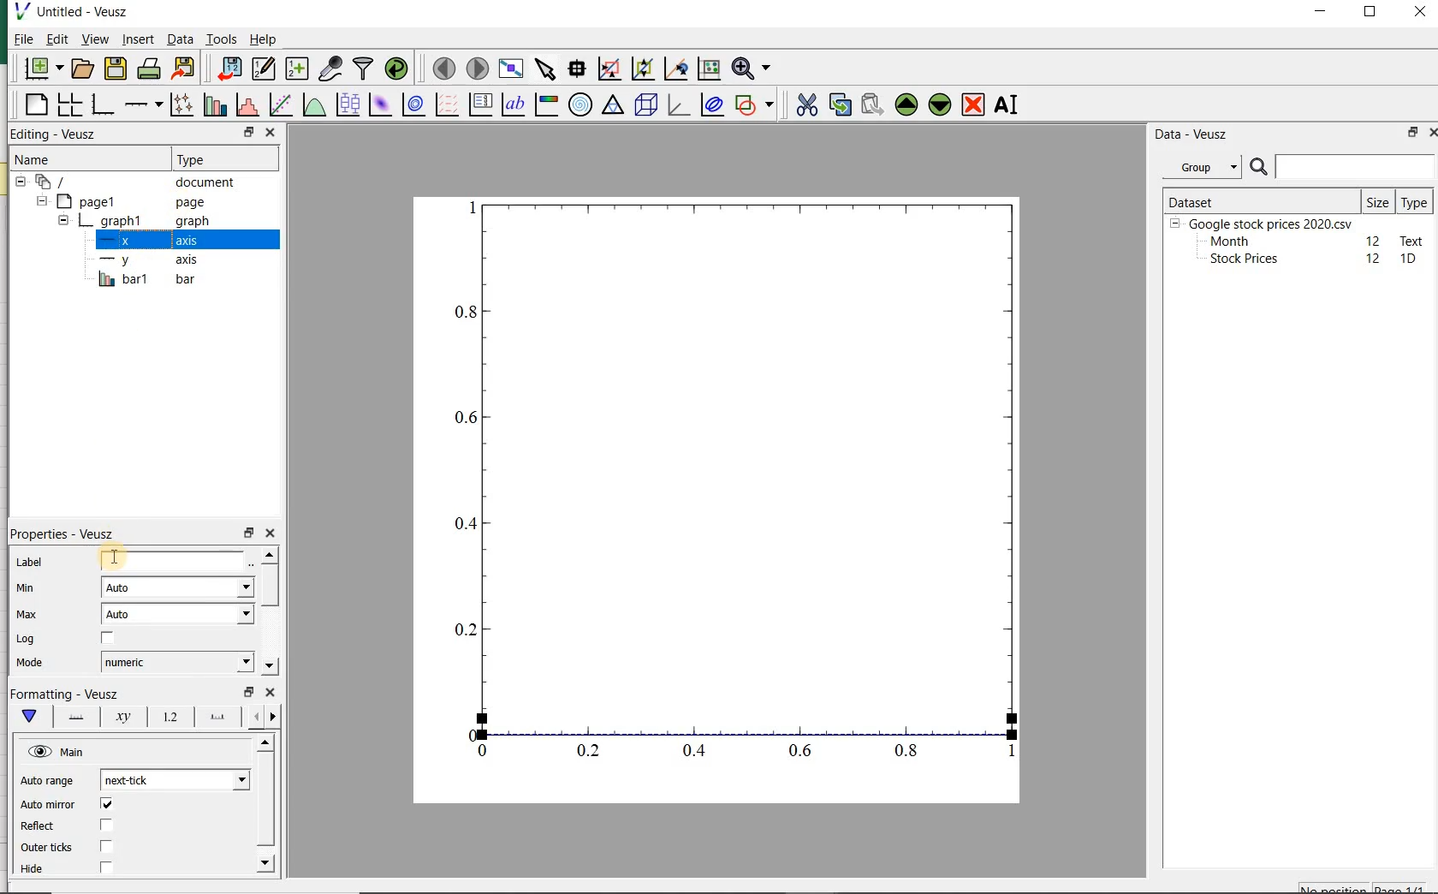 This screenshot has width=1438, height=894. Describe the element at coordinates (213, 158) in the screenshot. I see `Type` at that location.